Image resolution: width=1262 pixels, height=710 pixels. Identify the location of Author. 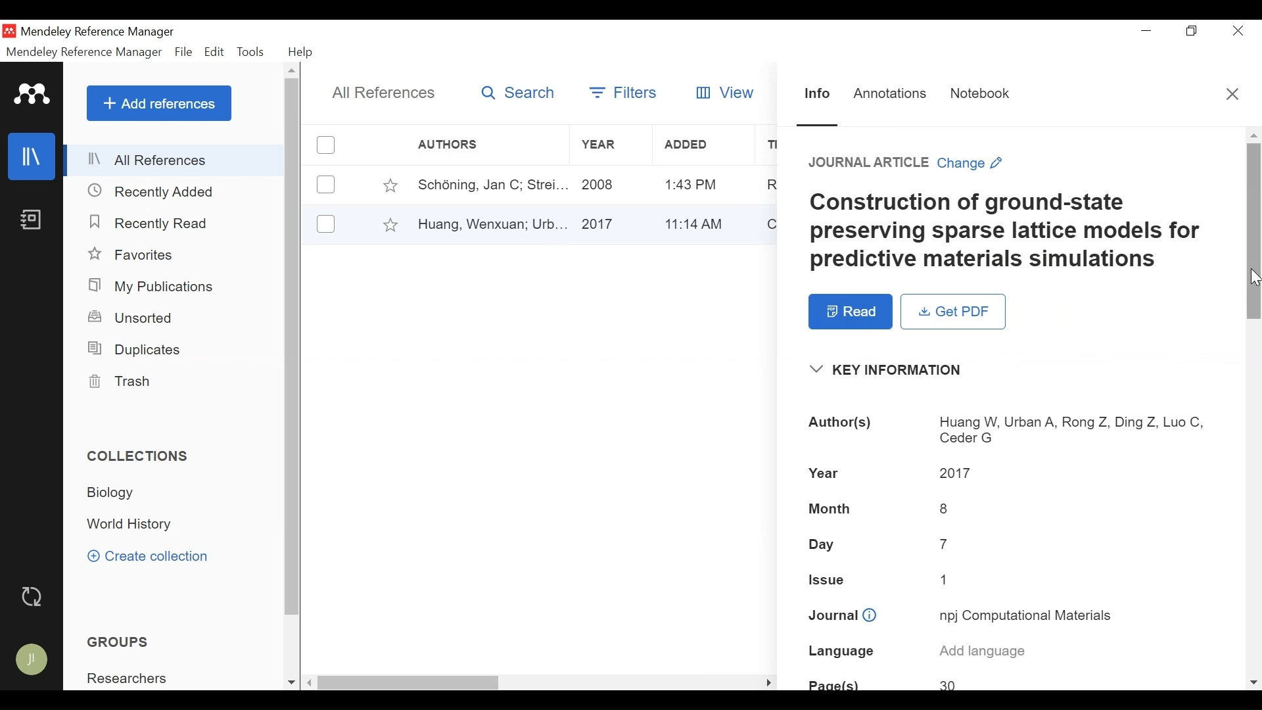
(490, 223).